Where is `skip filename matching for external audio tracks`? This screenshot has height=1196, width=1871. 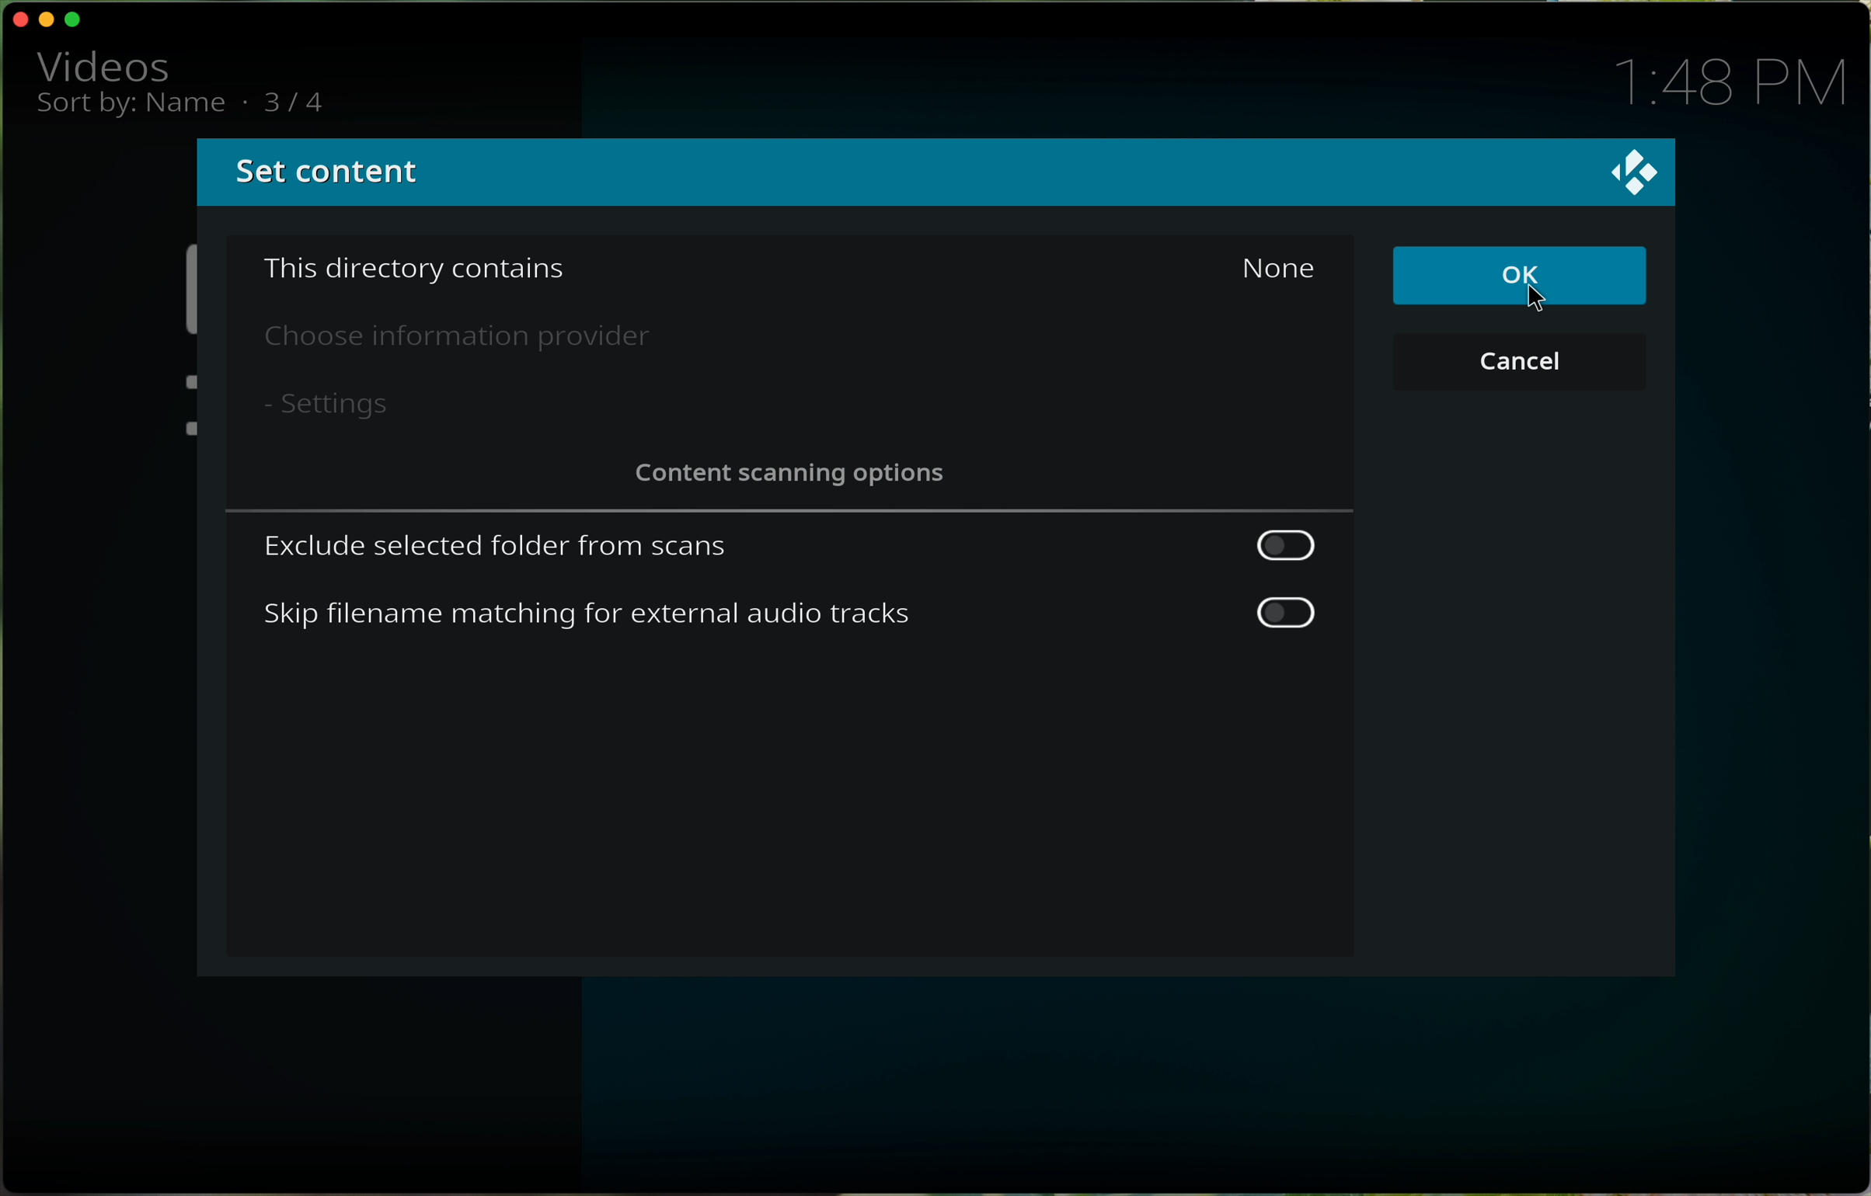
skip filename matching for external audio tracks is located at coordinates (794, 615).